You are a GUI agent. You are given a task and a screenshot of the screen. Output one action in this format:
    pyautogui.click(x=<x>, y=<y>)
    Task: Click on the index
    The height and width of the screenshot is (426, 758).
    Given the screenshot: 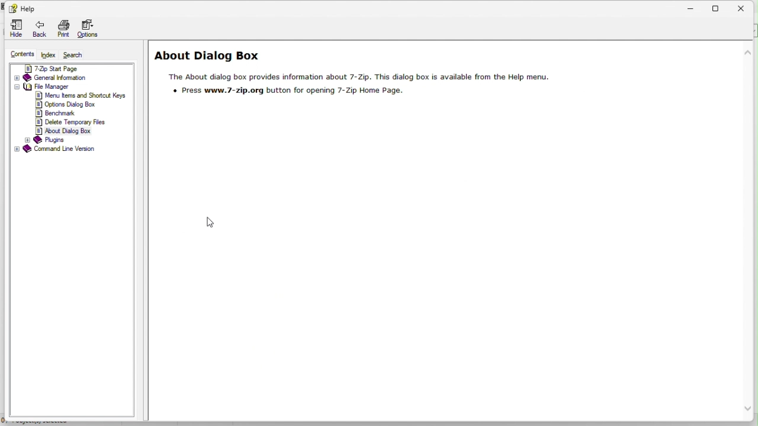 What is the action you would take?
    pyautogui.click(x=47, y=51)
    